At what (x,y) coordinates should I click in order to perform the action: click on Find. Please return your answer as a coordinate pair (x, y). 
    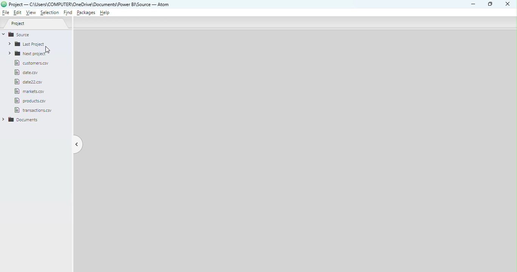
    Looking at the image, I should click on (68, 13).